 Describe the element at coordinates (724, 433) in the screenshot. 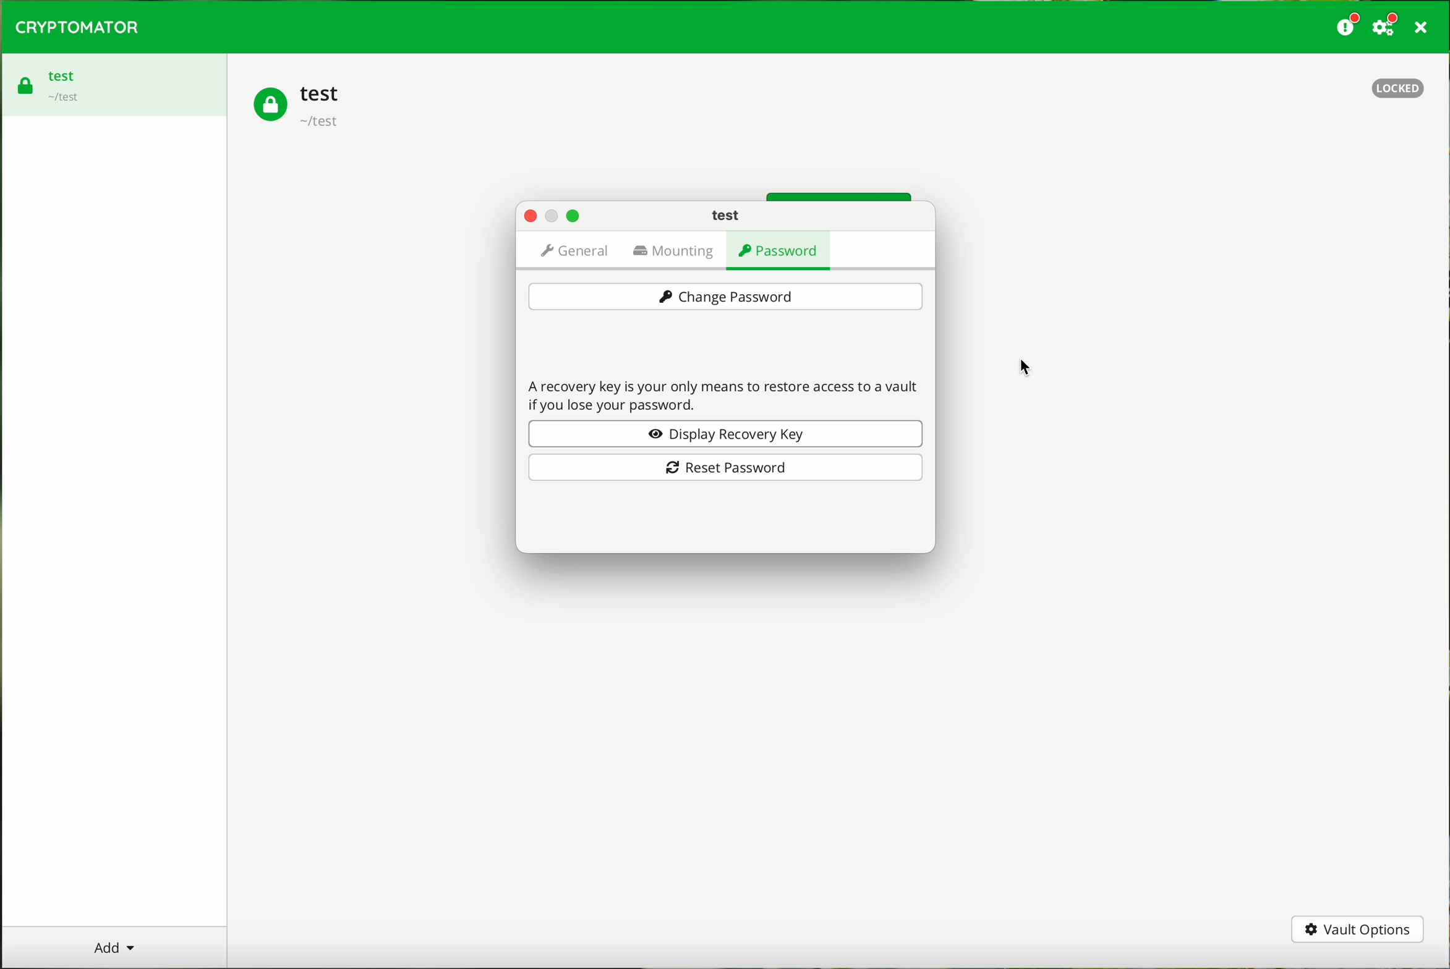

I see `display recovery key` at that location.